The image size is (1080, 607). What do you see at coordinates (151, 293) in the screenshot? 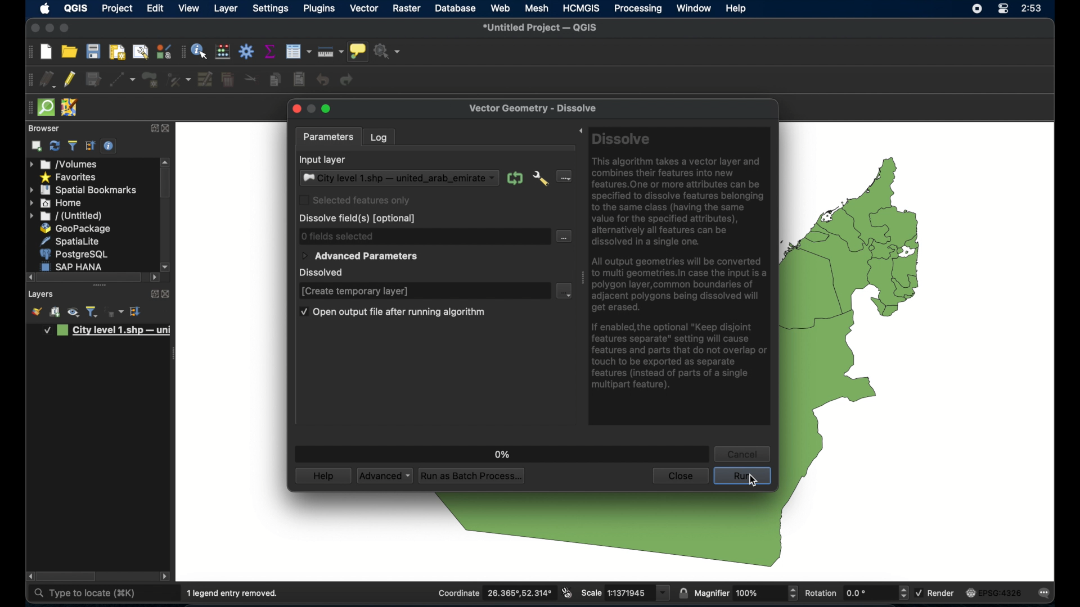
I see `expand` at bounding box center [151, 293].